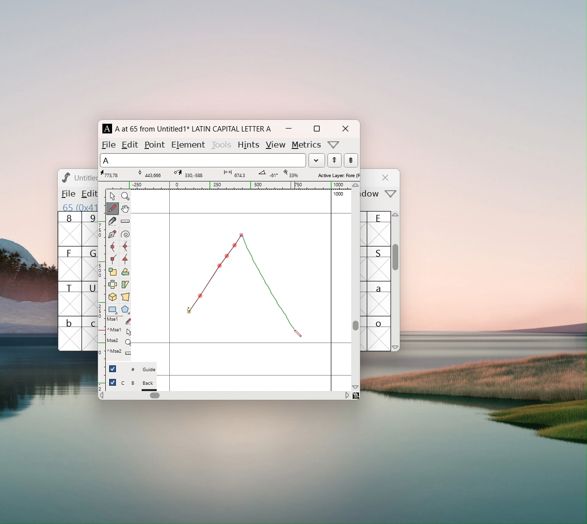 The height and width of the screenshot is (524, 587). Describe the element at coordinates (331, 290) in the screenshot. I see `right side bearing` at that location.